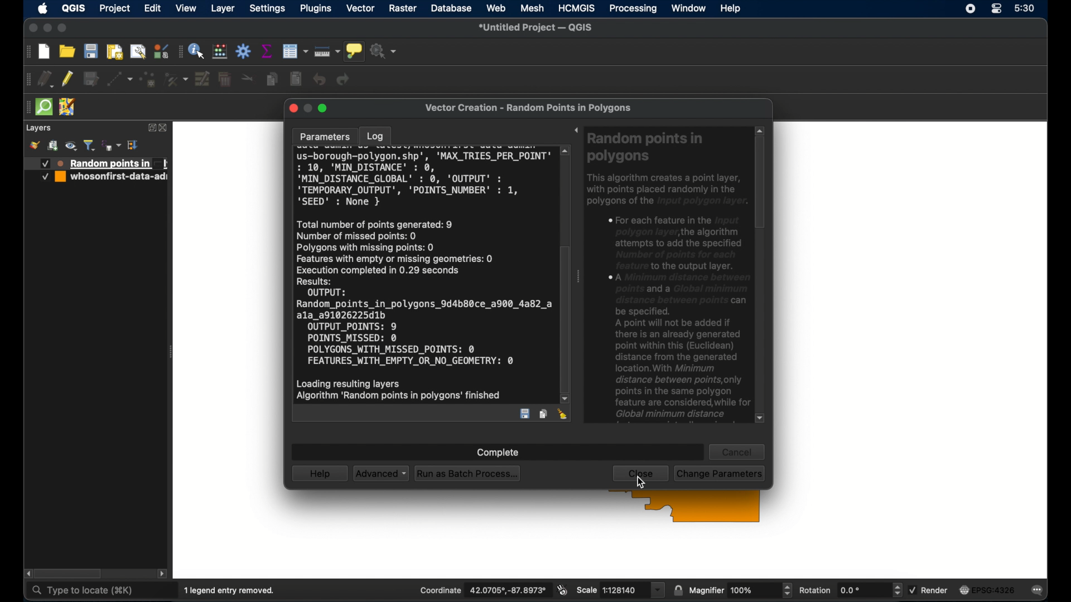 This screenshot has width=1071, height=602. What do you see at coordinates (381, 474) in the screenshot?
I see `advanced` at bounding box center [381, 474].